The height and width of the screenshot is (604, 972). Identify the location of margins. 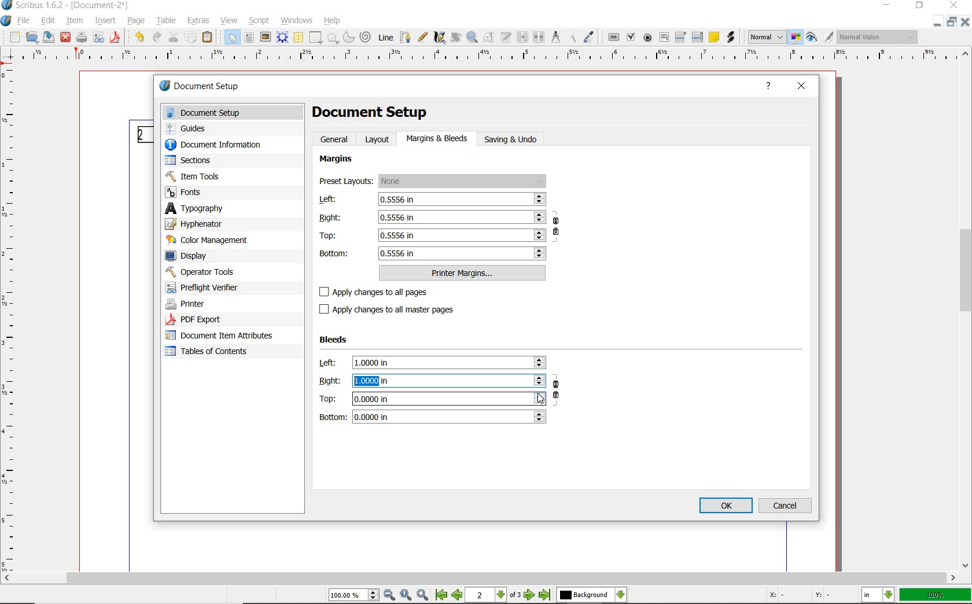
(338, 160).